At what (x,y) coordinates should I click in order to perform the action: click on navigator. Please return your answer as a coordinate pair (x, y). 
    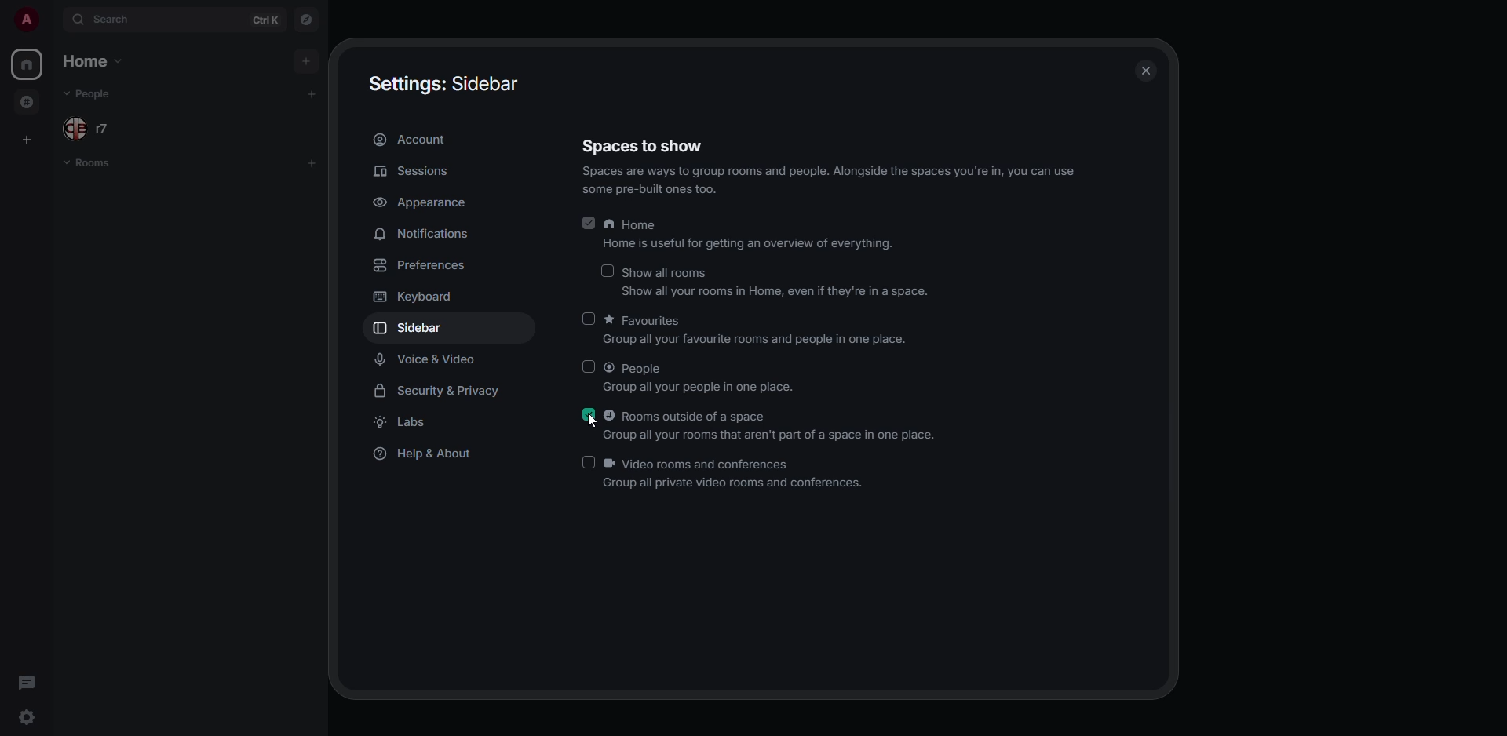
    Looking at the image, I should click on (308, 20).